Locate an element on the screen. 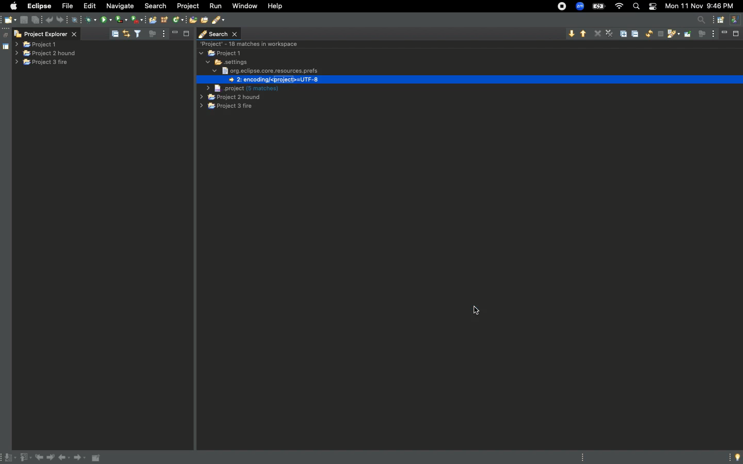 Image resolution: width=743 pixels, height=464 pixels. Internet is located at coordinates (620, 7).